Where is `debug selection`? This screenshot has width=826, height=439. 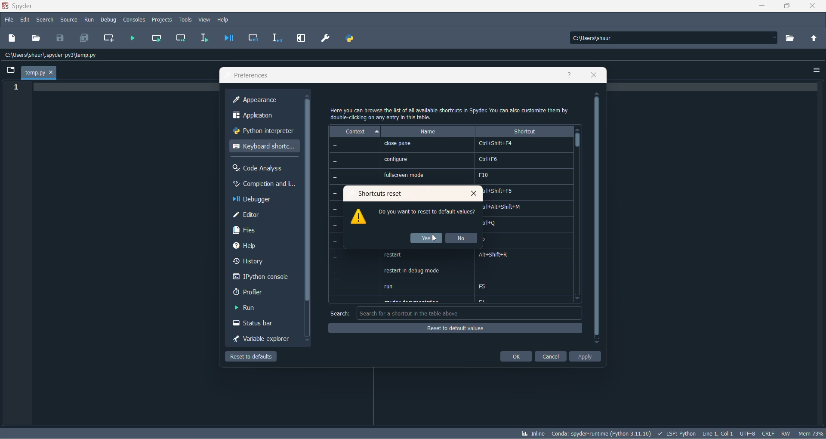 debug selection is located at coordinates (278, 39).